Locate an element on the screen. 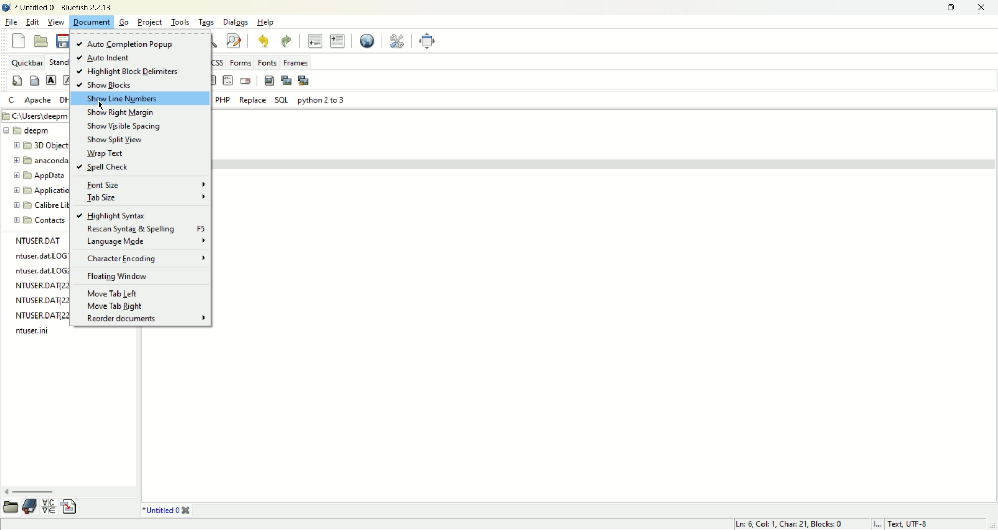 Image resolution: width=998 pixels, height=530 pixels. NTUSER.DAT{22 is located at coordinates (43, 285).